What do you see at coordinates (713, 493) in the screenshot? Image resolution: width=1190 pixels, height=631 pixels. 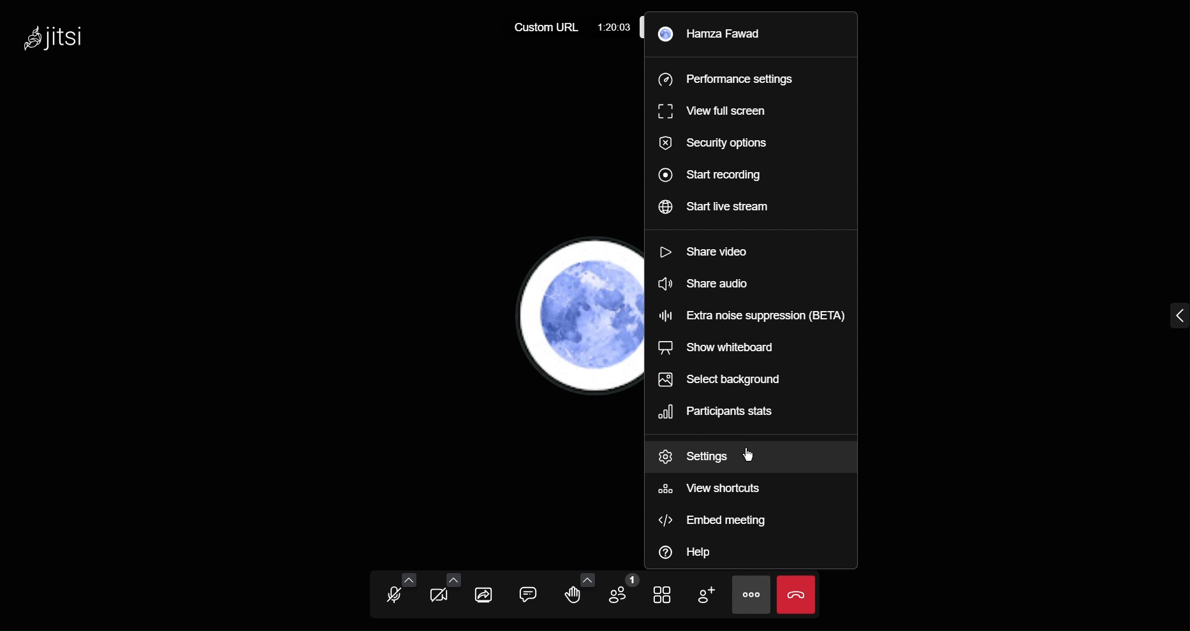 I see `View shortcuts` at bounding box center [713, 493].